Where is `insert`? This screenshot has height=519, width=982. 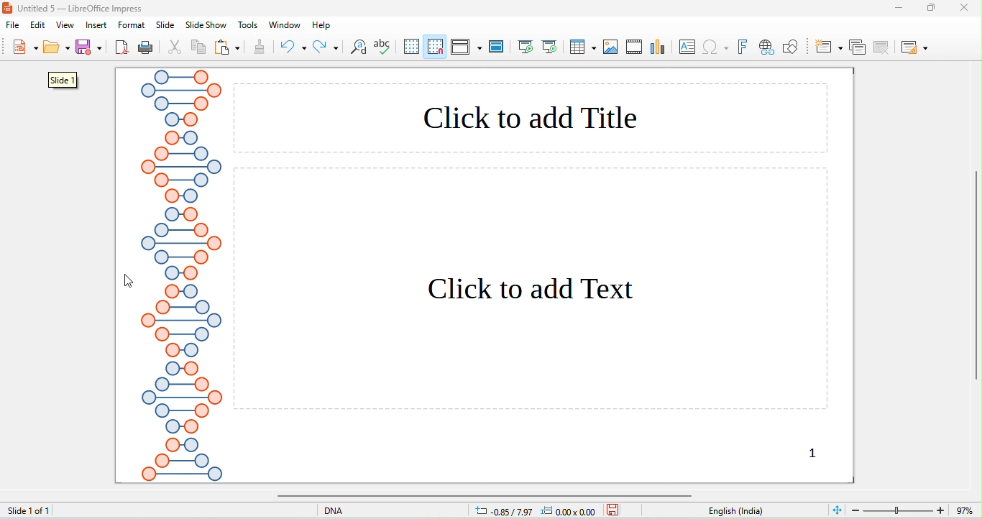 insert is located at coordinates (97, 25).